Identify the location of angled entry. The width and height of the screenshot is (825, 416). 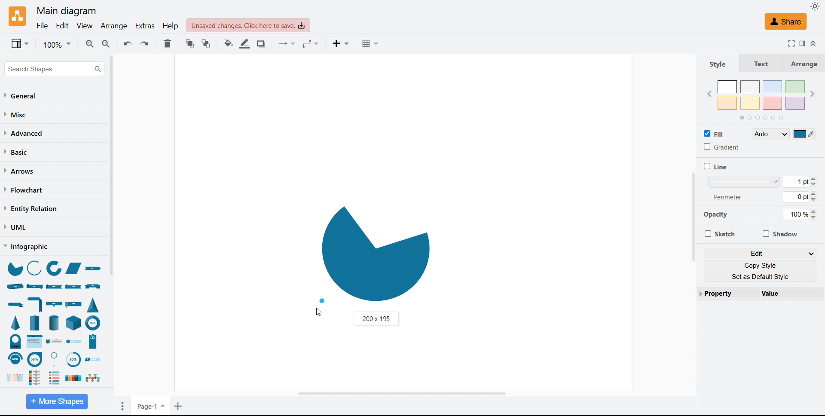
(93, 359).